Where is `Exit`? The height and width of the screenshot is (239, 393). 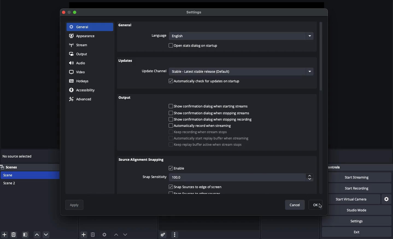 Exit is located at coordinates (357, 232).